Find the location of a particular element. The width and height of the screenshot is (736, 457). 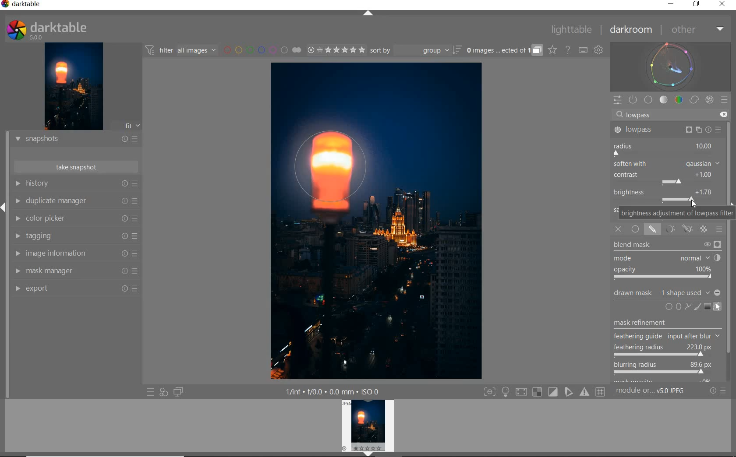

SHOW GLOBAL PREFERENCES is located at coordinates (599, 50).